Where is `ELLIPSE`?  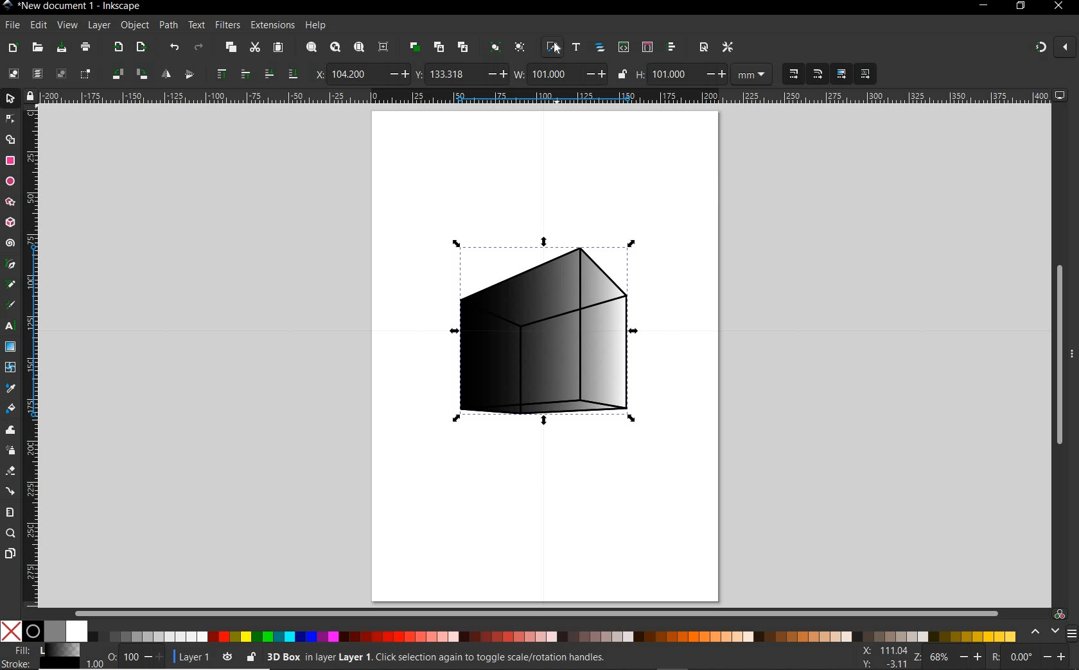 ELLIPSE is located at coordinates (10, 182).